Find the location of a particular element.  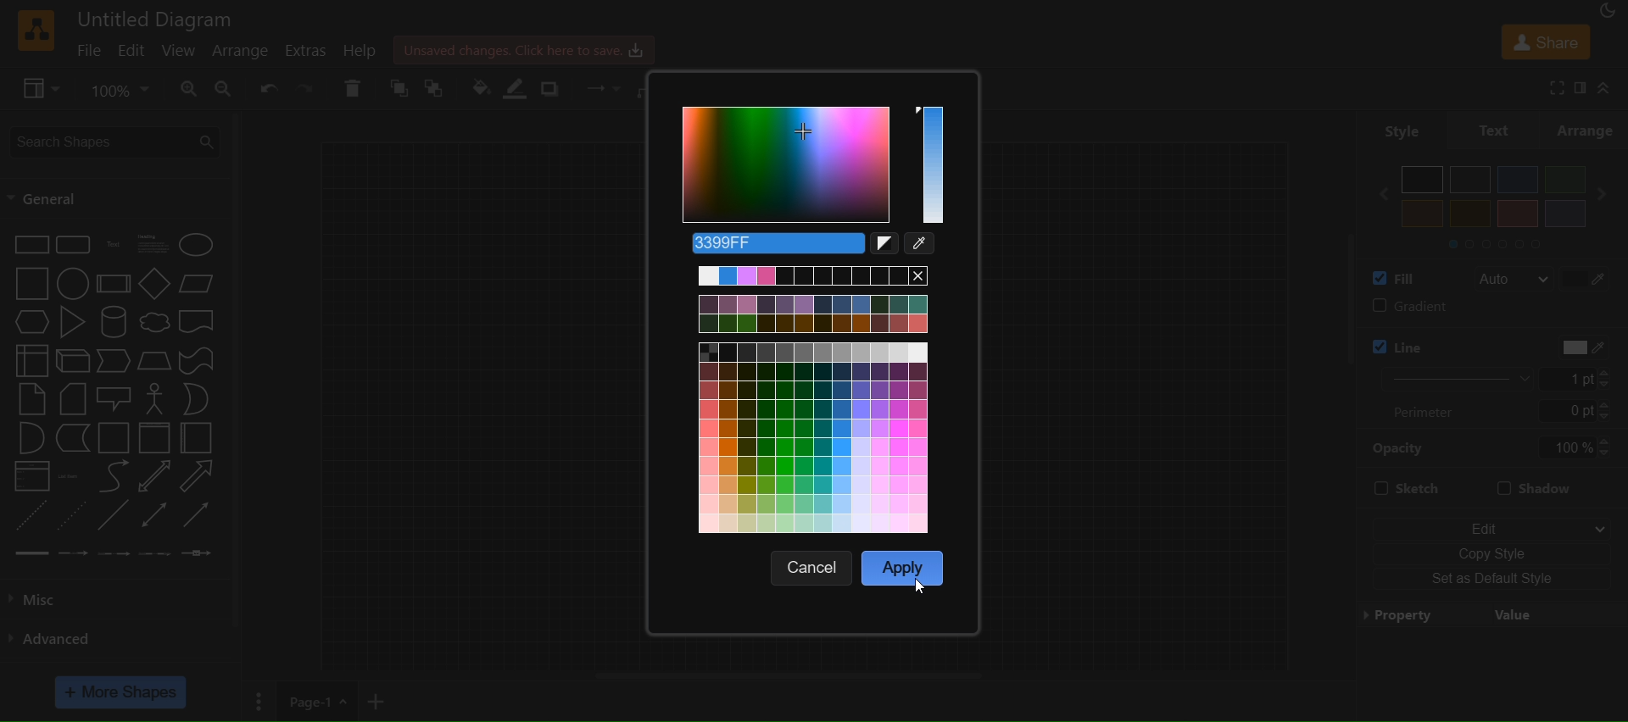

previous is located at coordinates (1376, 194).